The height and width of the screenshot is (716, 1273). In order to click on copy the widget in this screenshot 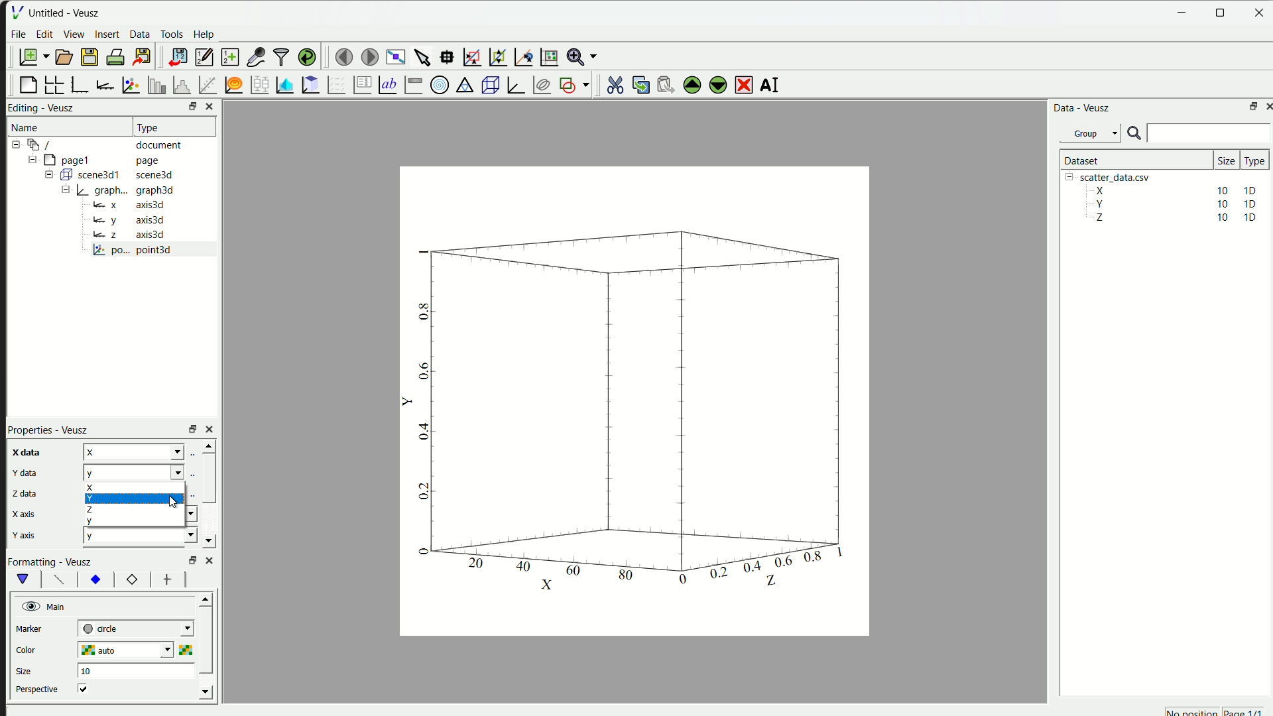, I will do `click(638, 85)`.